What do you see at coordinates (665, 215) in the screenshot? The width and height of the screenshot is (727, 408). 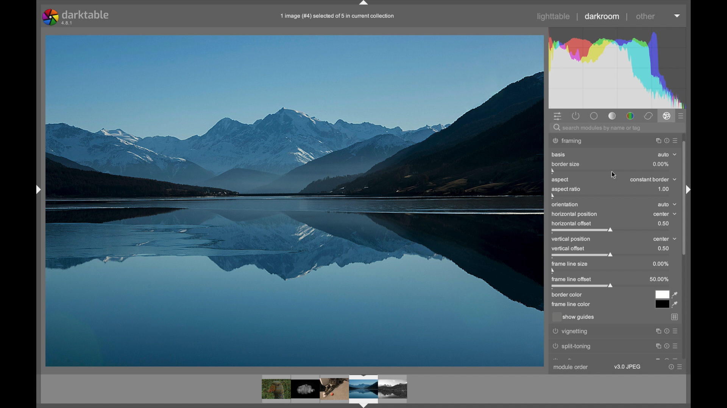 I see `center dropdown` at bounding box center [665, 215].